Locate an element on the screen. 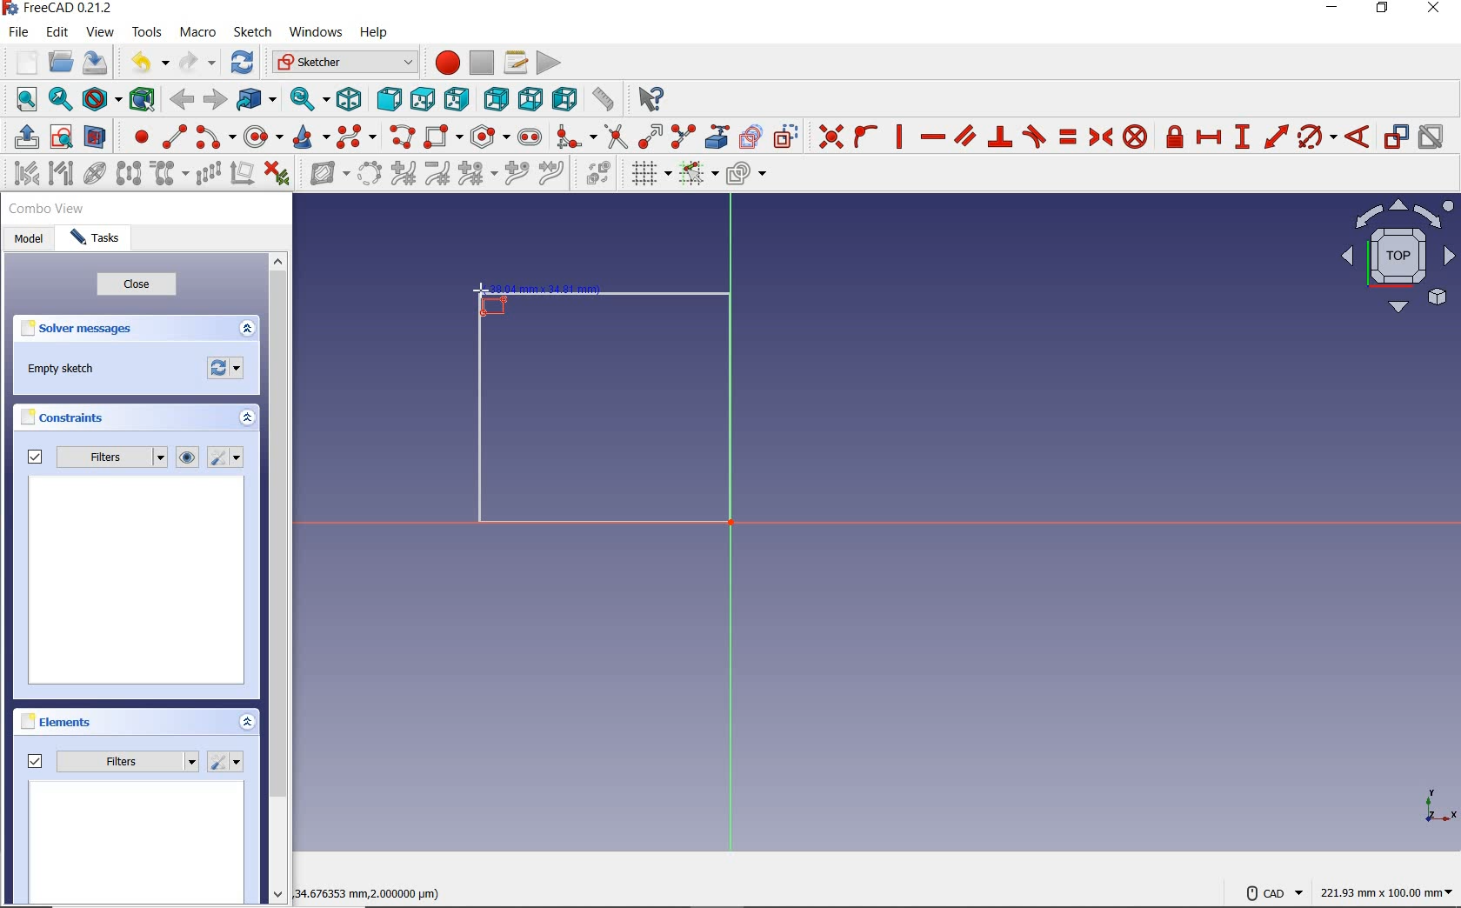 This screenshot has width=1461, height=908. back is located at coordinates (184, 99).